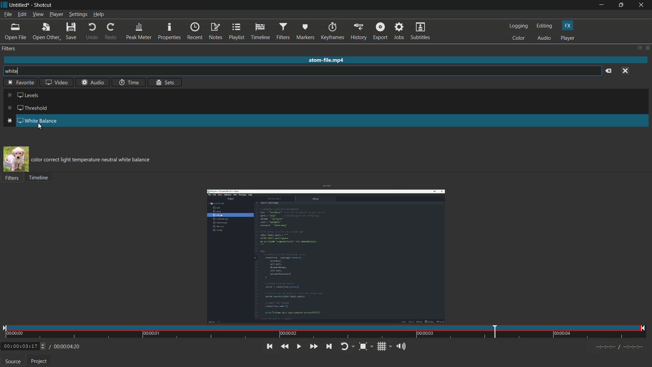  I want to click on toggle play or pause, so click(298, 347).